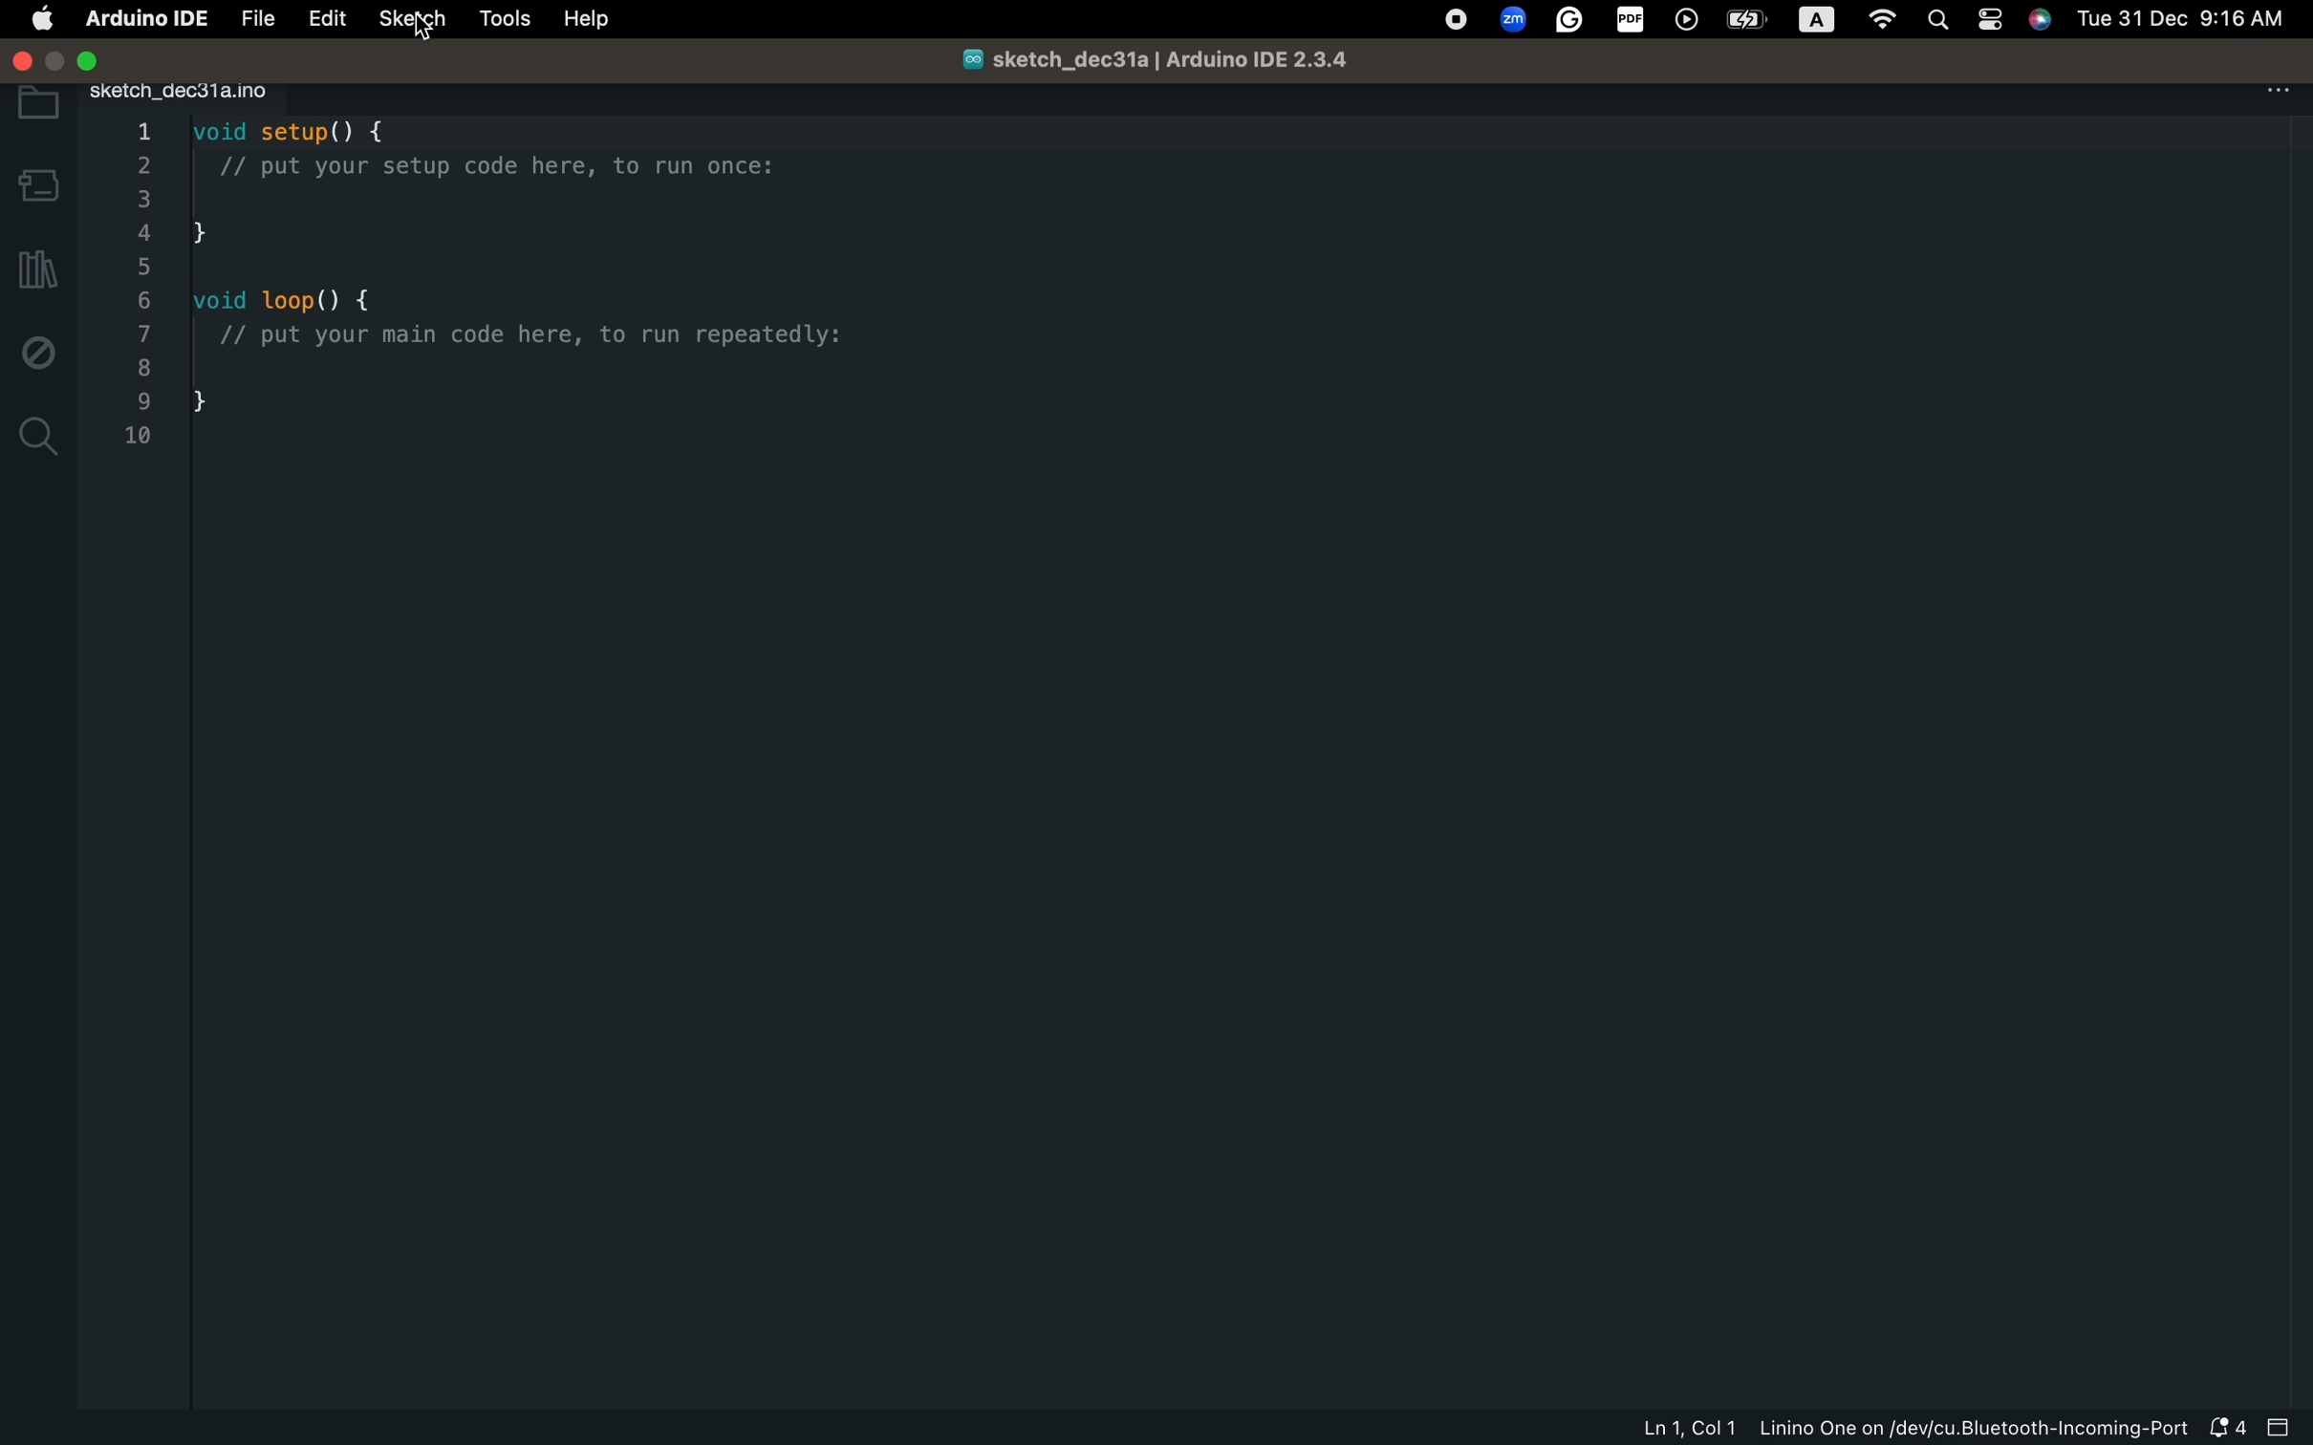 The image size is (2313, 1445). I want to click on edit, so click(327, 20).